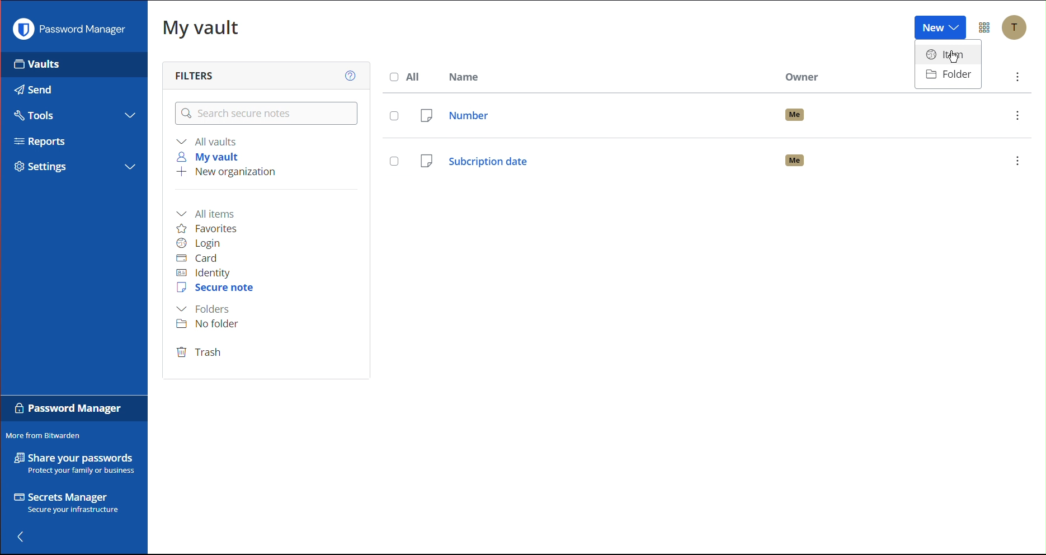  What do you see at coordinates (201, 353) in the screenshot?
I see `Trash` at bounding box center [201, 353].